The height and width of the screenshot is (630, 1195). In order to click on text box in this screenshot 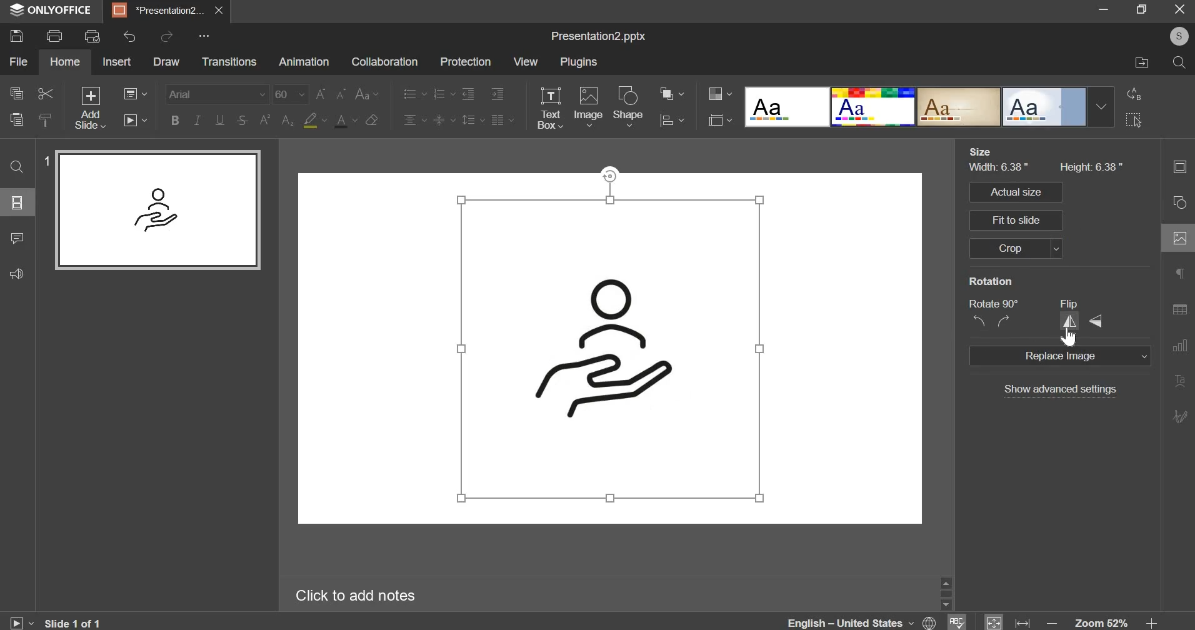, I will do `click(551, 108)`.